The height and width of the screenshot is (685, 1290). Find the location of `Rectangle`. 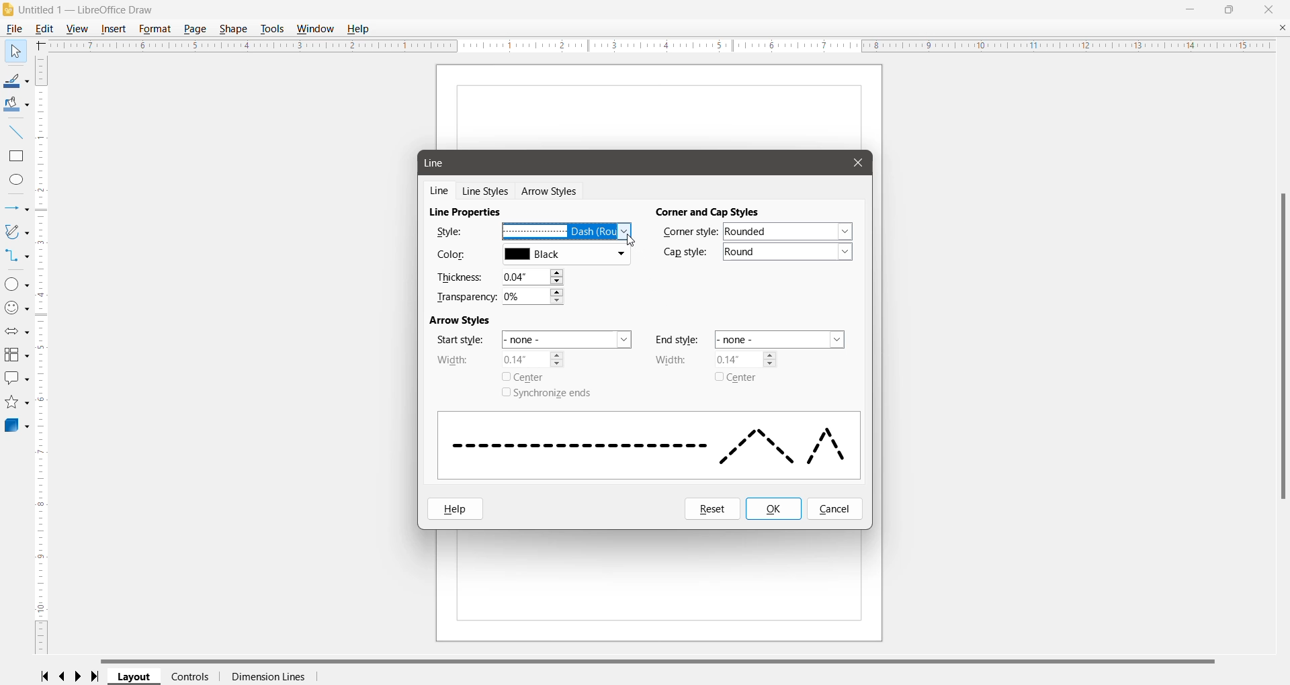

Rectangle is located at coordinates (16, 156).